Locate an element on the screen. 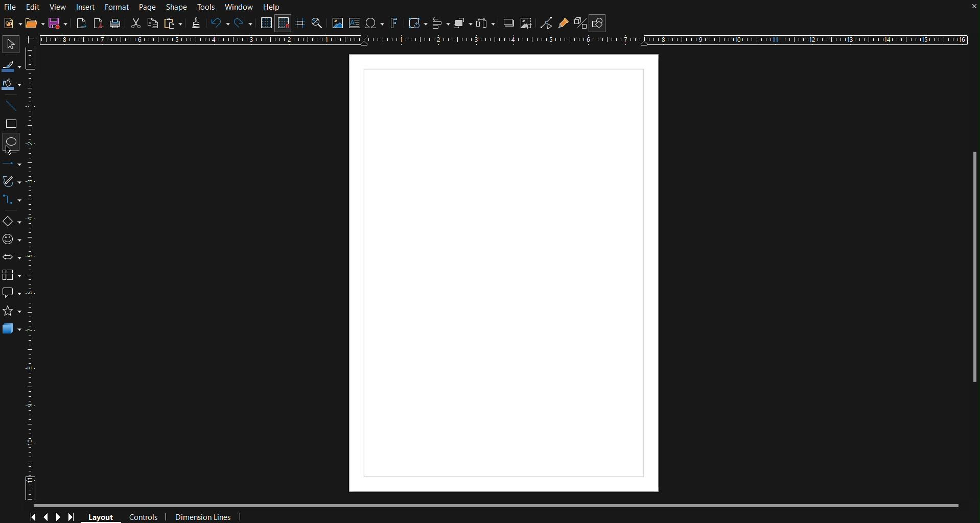 This screenshot has height=523, width=980. Help is located at coordinates (271, 8).